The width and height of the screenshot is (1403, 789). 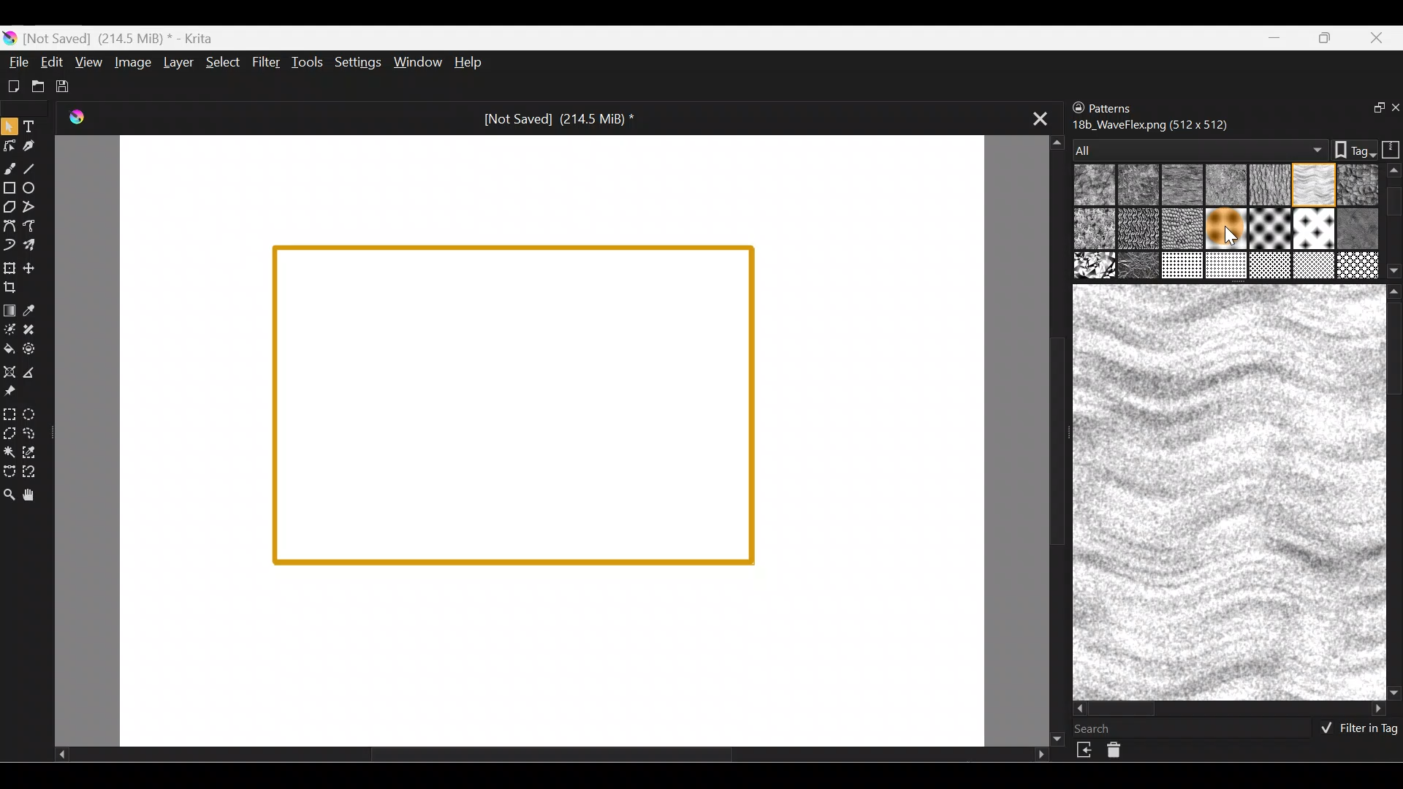 I want to click on Multibrush tool, so click(x=35, y=247).